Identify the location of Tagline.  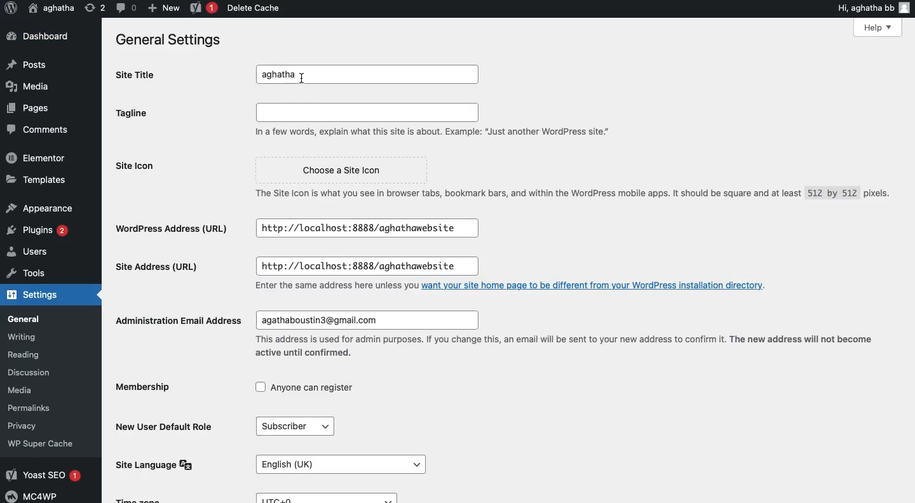
(141, 116).